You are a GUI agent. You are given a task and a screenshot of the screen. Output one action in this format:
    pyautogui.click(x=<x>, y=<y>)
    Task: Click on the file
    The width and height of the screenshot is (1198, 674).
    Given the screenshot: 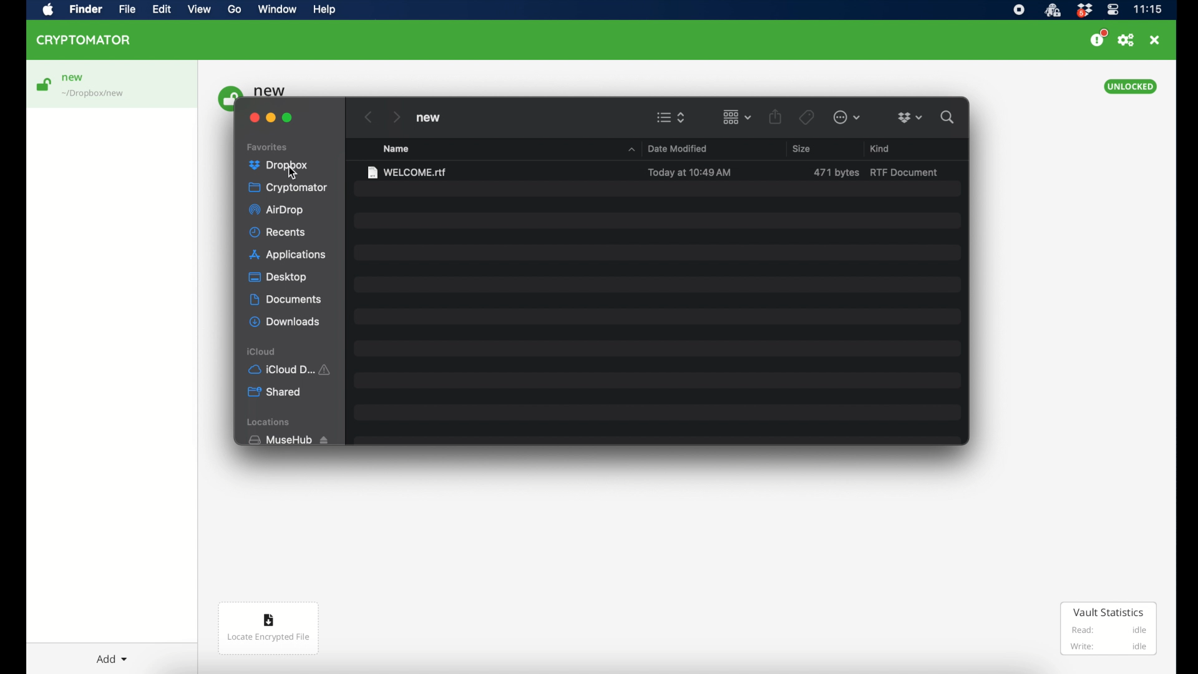 What is the action you would take?
    pyautogui.click(x=127, y=9)
    